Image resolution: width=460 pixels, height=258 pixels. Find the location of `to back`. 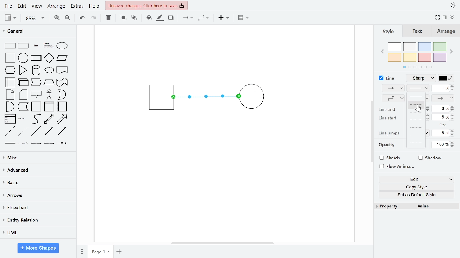

to back is located at coordinates (134, 18).